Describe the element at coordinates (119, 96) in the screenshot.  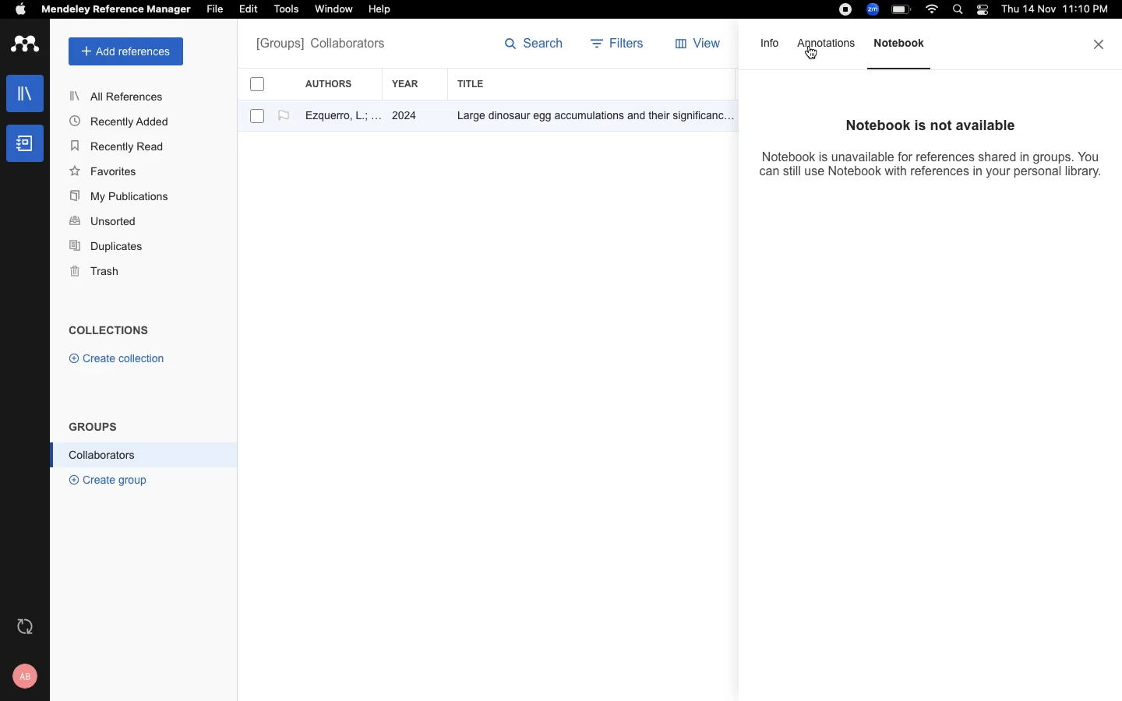
I see `All References` at that location.